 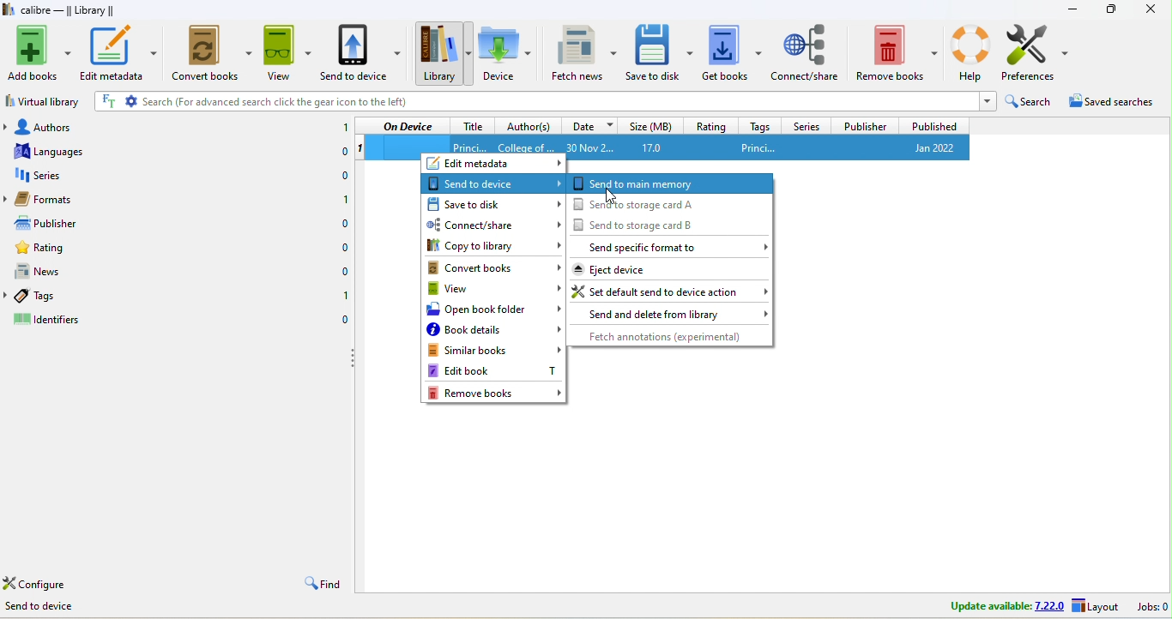 I want to click on cursor, so click(x=611, y=196).